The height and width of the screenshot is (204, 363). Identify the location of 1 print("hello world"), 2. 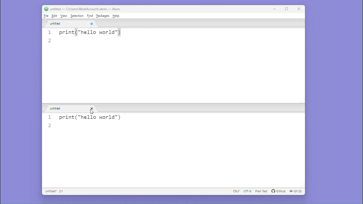
(83, 122).